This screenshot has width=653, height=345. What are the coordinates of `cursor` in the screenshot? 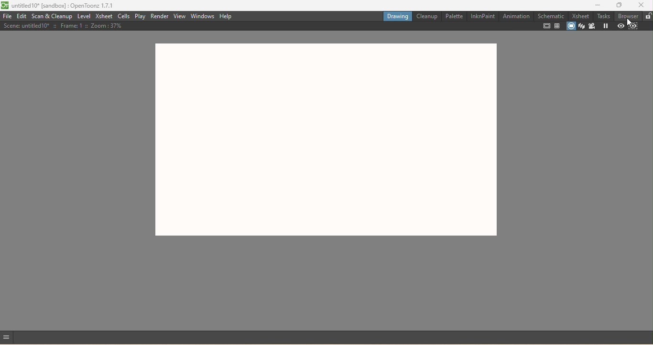 It's located at (630, 23).